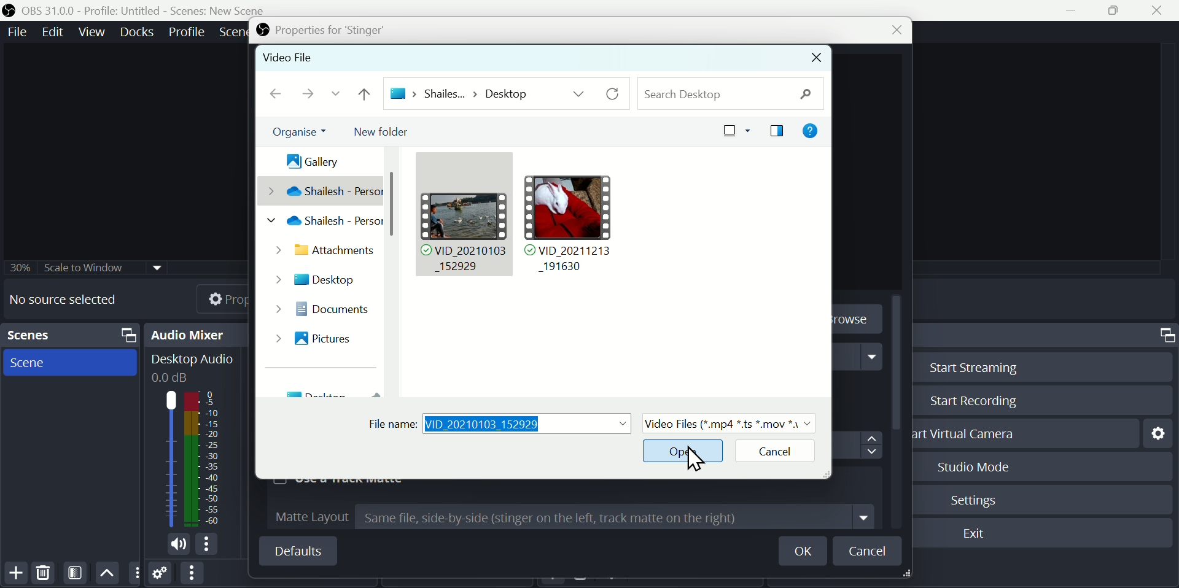 The height and width of the screenshot is (588, 1179). What do you see at coordinates (1157, 432) in the screenshot?
I see `Settings` at bounding box center [1157, 432].